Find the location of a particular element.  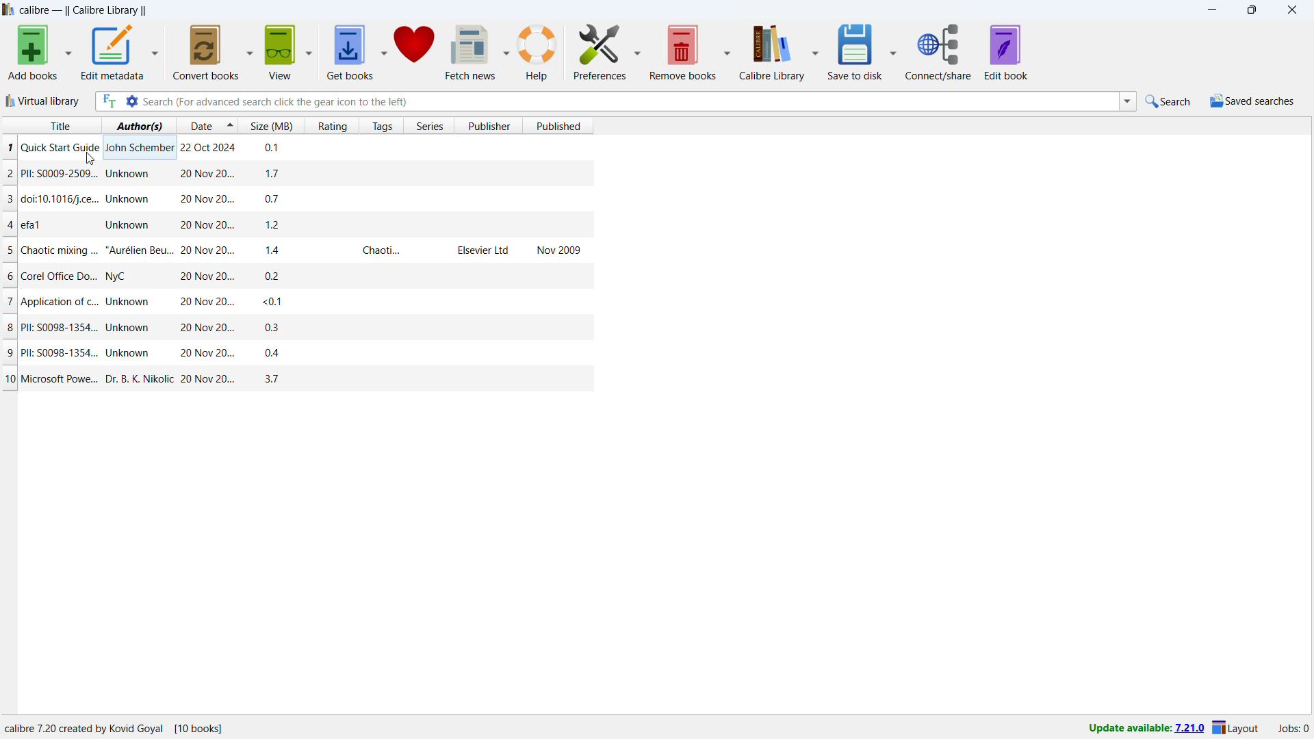

edit book is located at coordinates (1006, 51).